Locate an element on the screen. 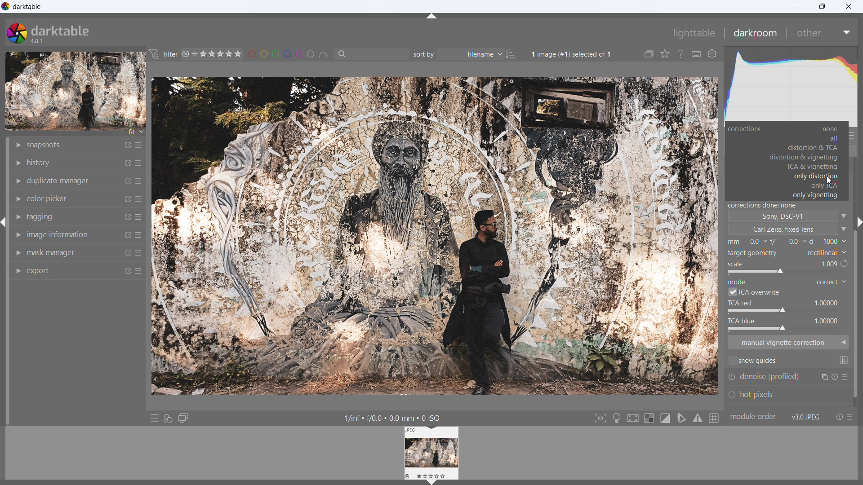 This screenshot has height=485, width=863. tca red is located at coordinates (785, 307).